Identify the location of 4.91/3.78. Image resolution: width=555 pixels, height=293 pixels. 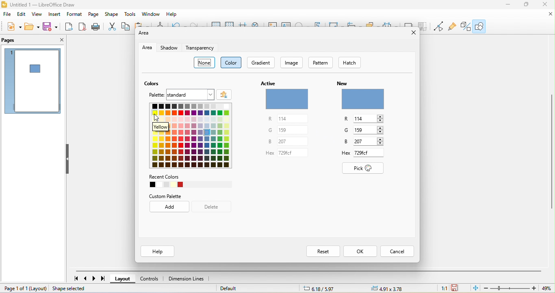
(388, 289).